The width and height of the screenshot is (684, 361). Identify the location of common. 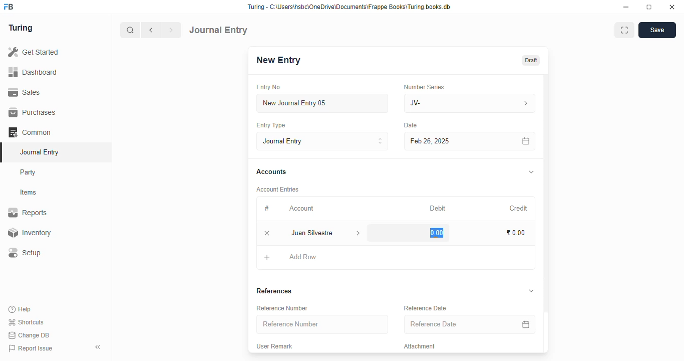
(31, 132).